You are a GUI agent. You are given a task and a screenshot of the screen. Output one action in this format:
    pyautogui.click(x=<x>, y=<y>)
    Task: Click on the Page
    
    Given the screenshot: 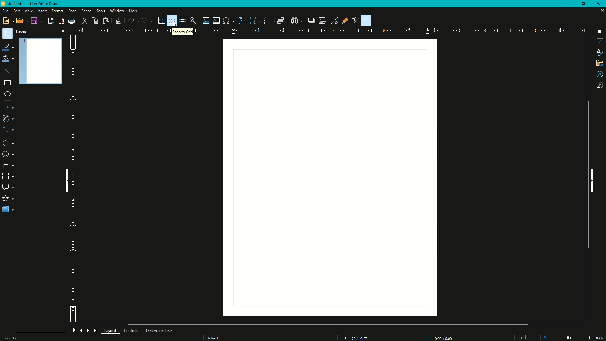 What is the action you would take?
    pyautogui.click(x=72, y=10)
    